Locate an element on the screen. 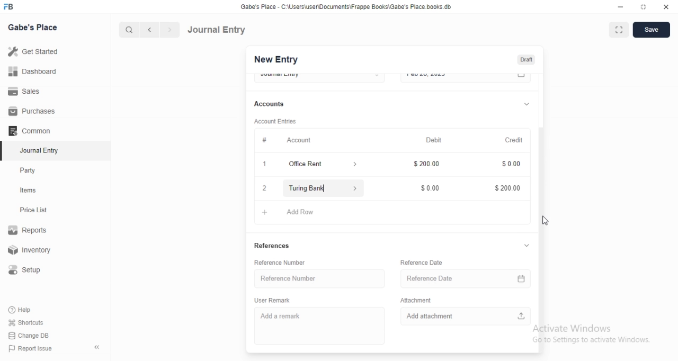 The height and width of the screenshot is (361, 678). Reference Date is located at coordinates (462, 279).